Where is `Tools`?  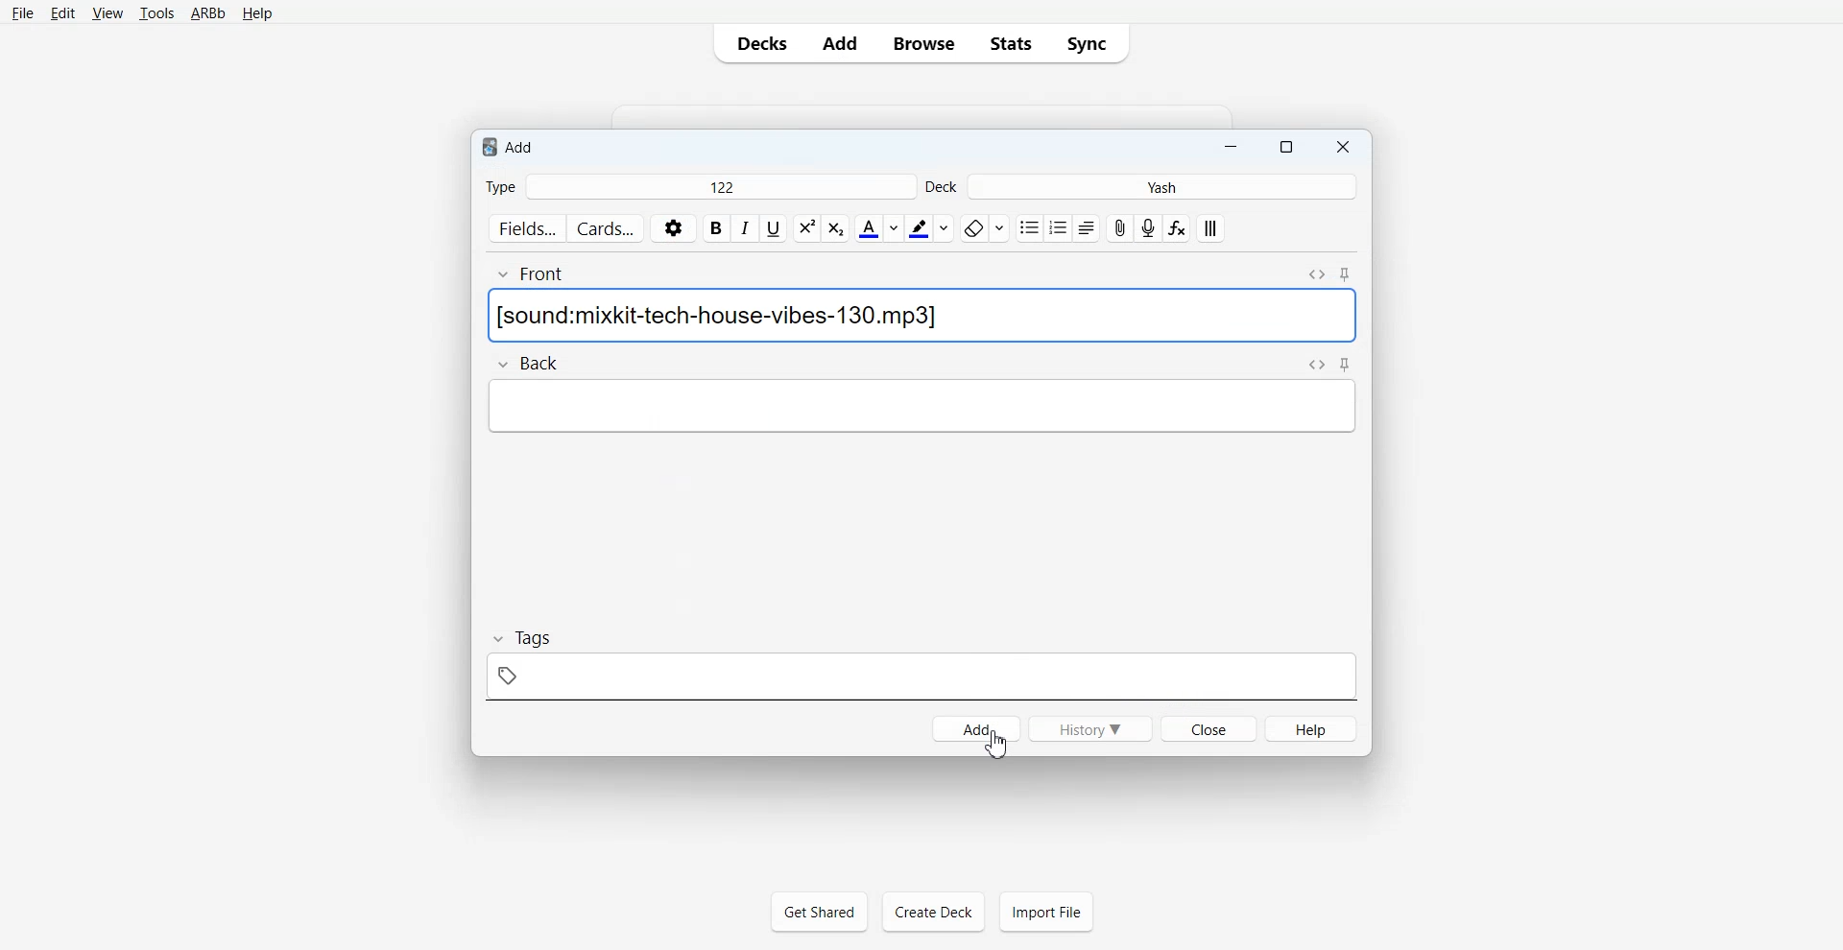 Tools is located at coordinates (154, 12).